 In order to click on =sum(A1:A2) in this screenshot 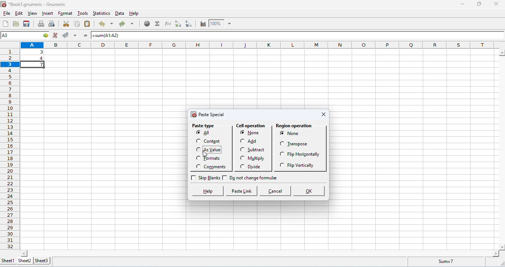, I will do `click(114, 36)`.